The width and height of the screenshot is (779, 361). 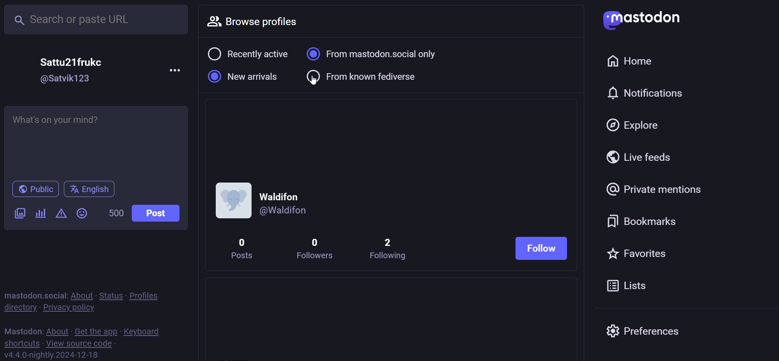 What do you see at coordinates (313, 247) in the screenshot?
I see `0 followers` at bounding box center [313, 247].